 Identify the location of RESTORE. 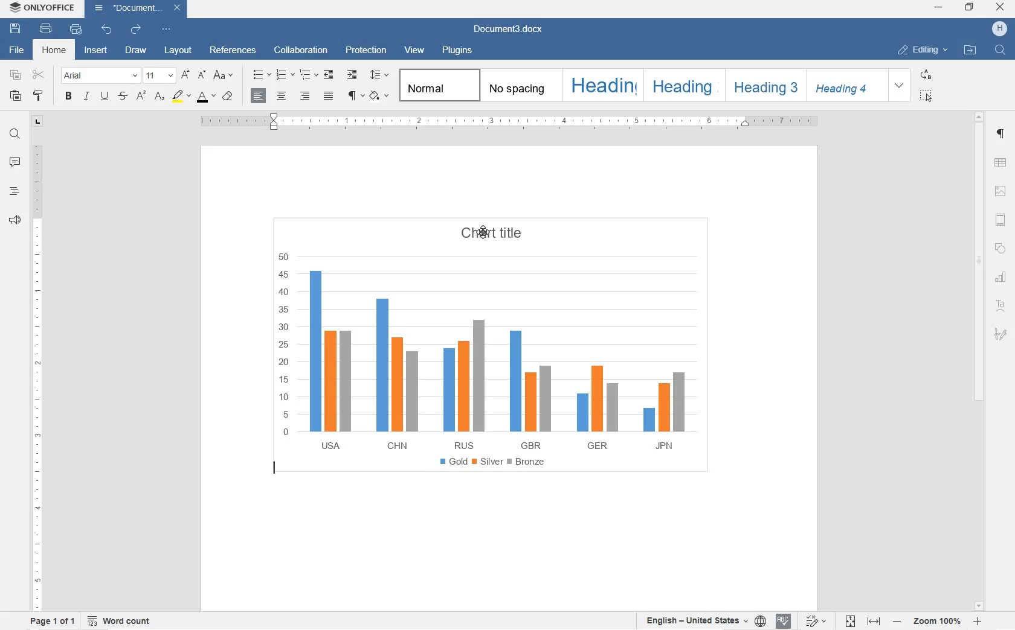
(971, 8).